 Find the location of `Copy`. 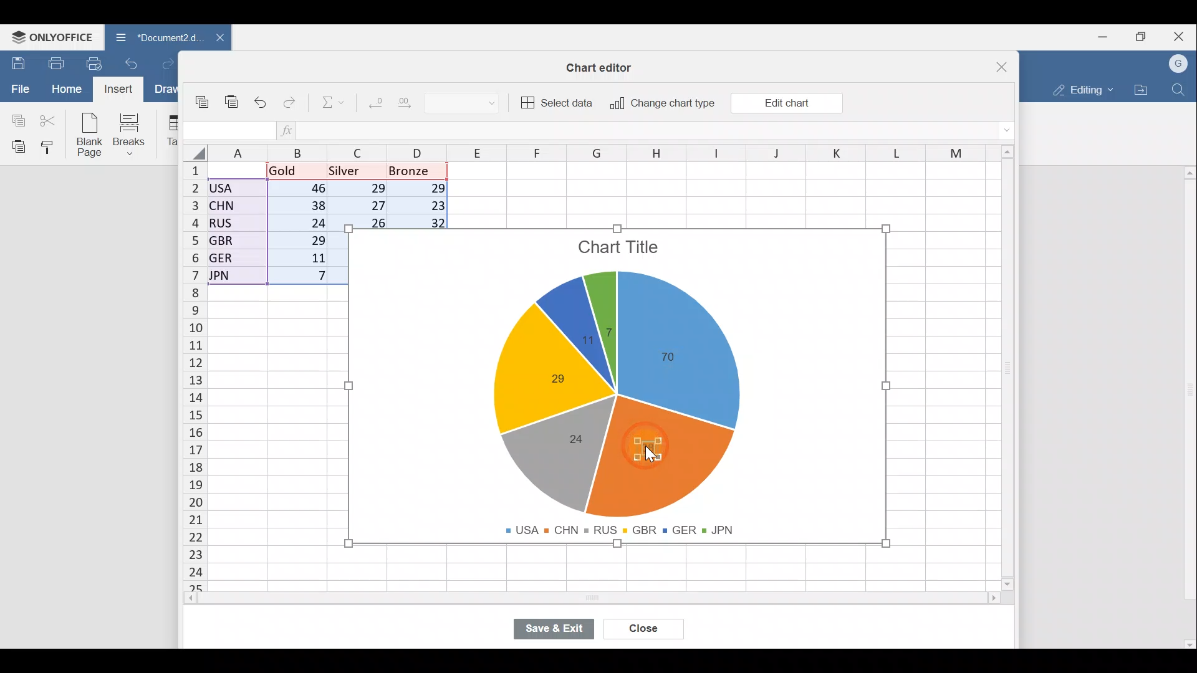

Copy is located at coordinates (16, 118).